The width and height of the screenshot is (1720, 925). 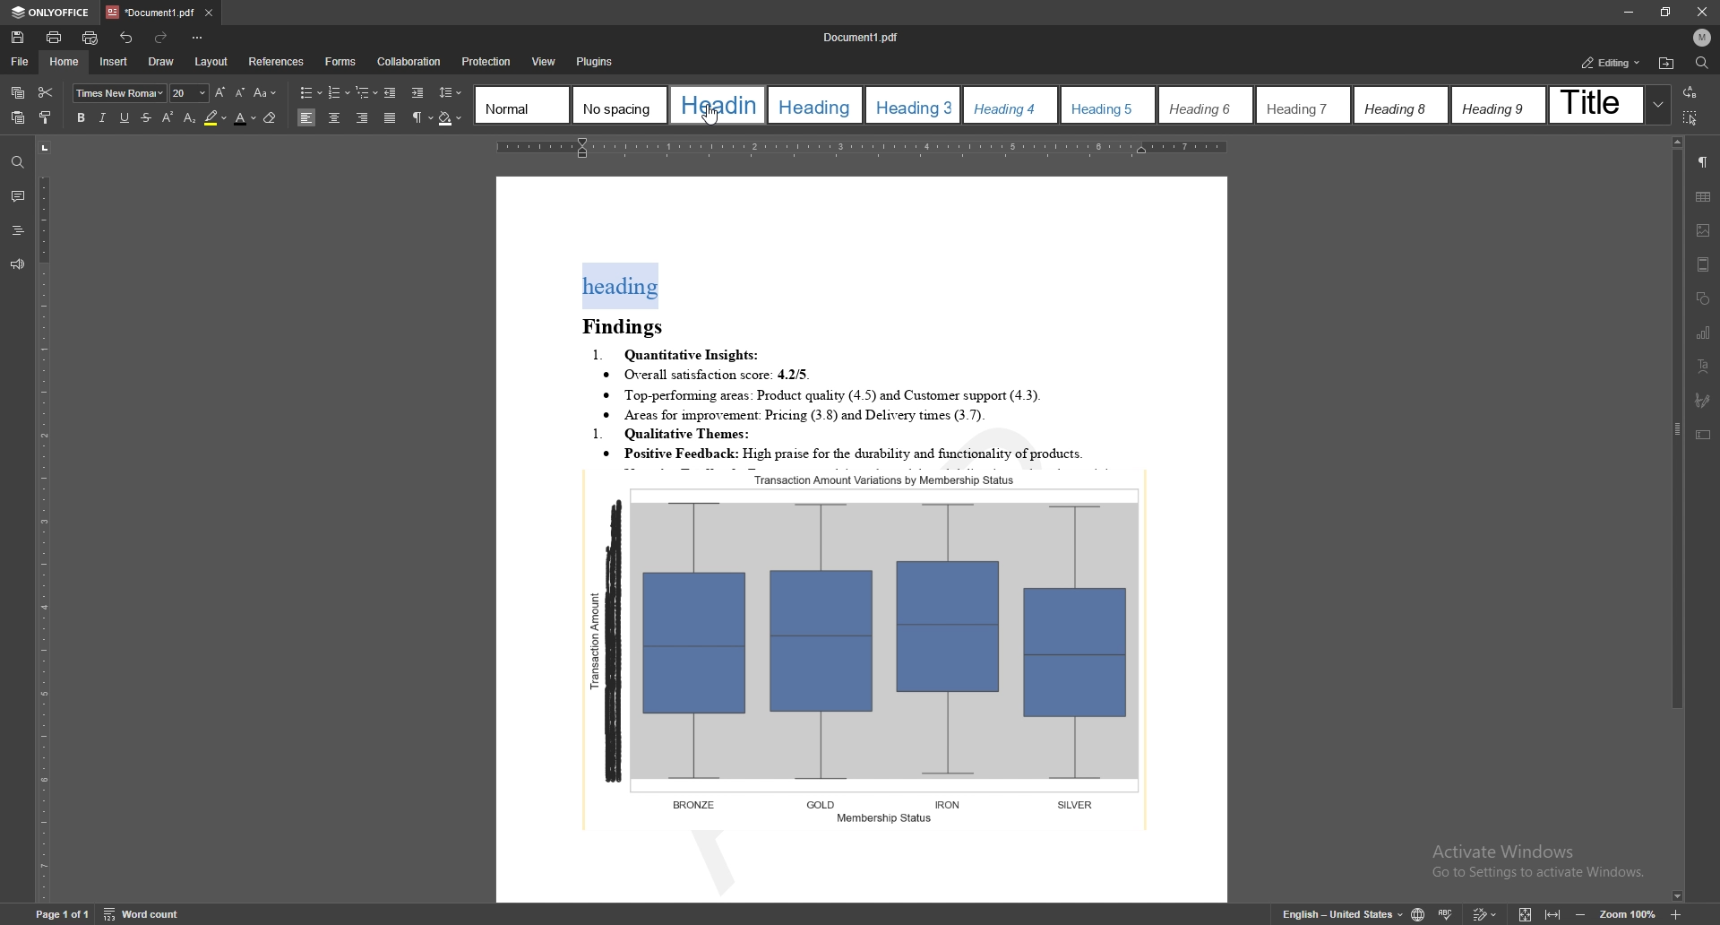 I want to click on paste, so click(x=18, y=117).